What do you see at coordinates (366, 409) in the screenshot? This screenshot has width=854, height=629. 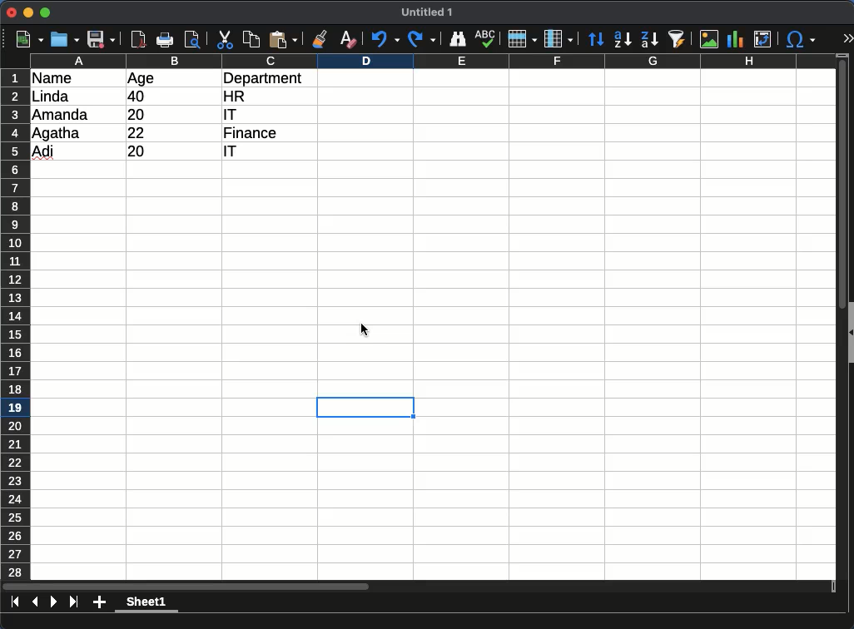 I see `selected cell` at bounding box center [366, 409].